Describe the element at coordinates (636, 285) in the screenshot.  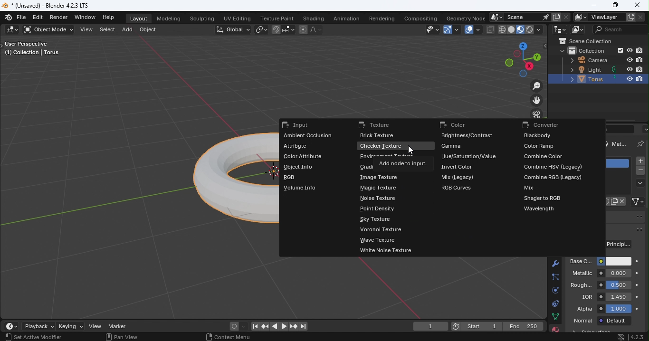
I see `Animate property` at that location.